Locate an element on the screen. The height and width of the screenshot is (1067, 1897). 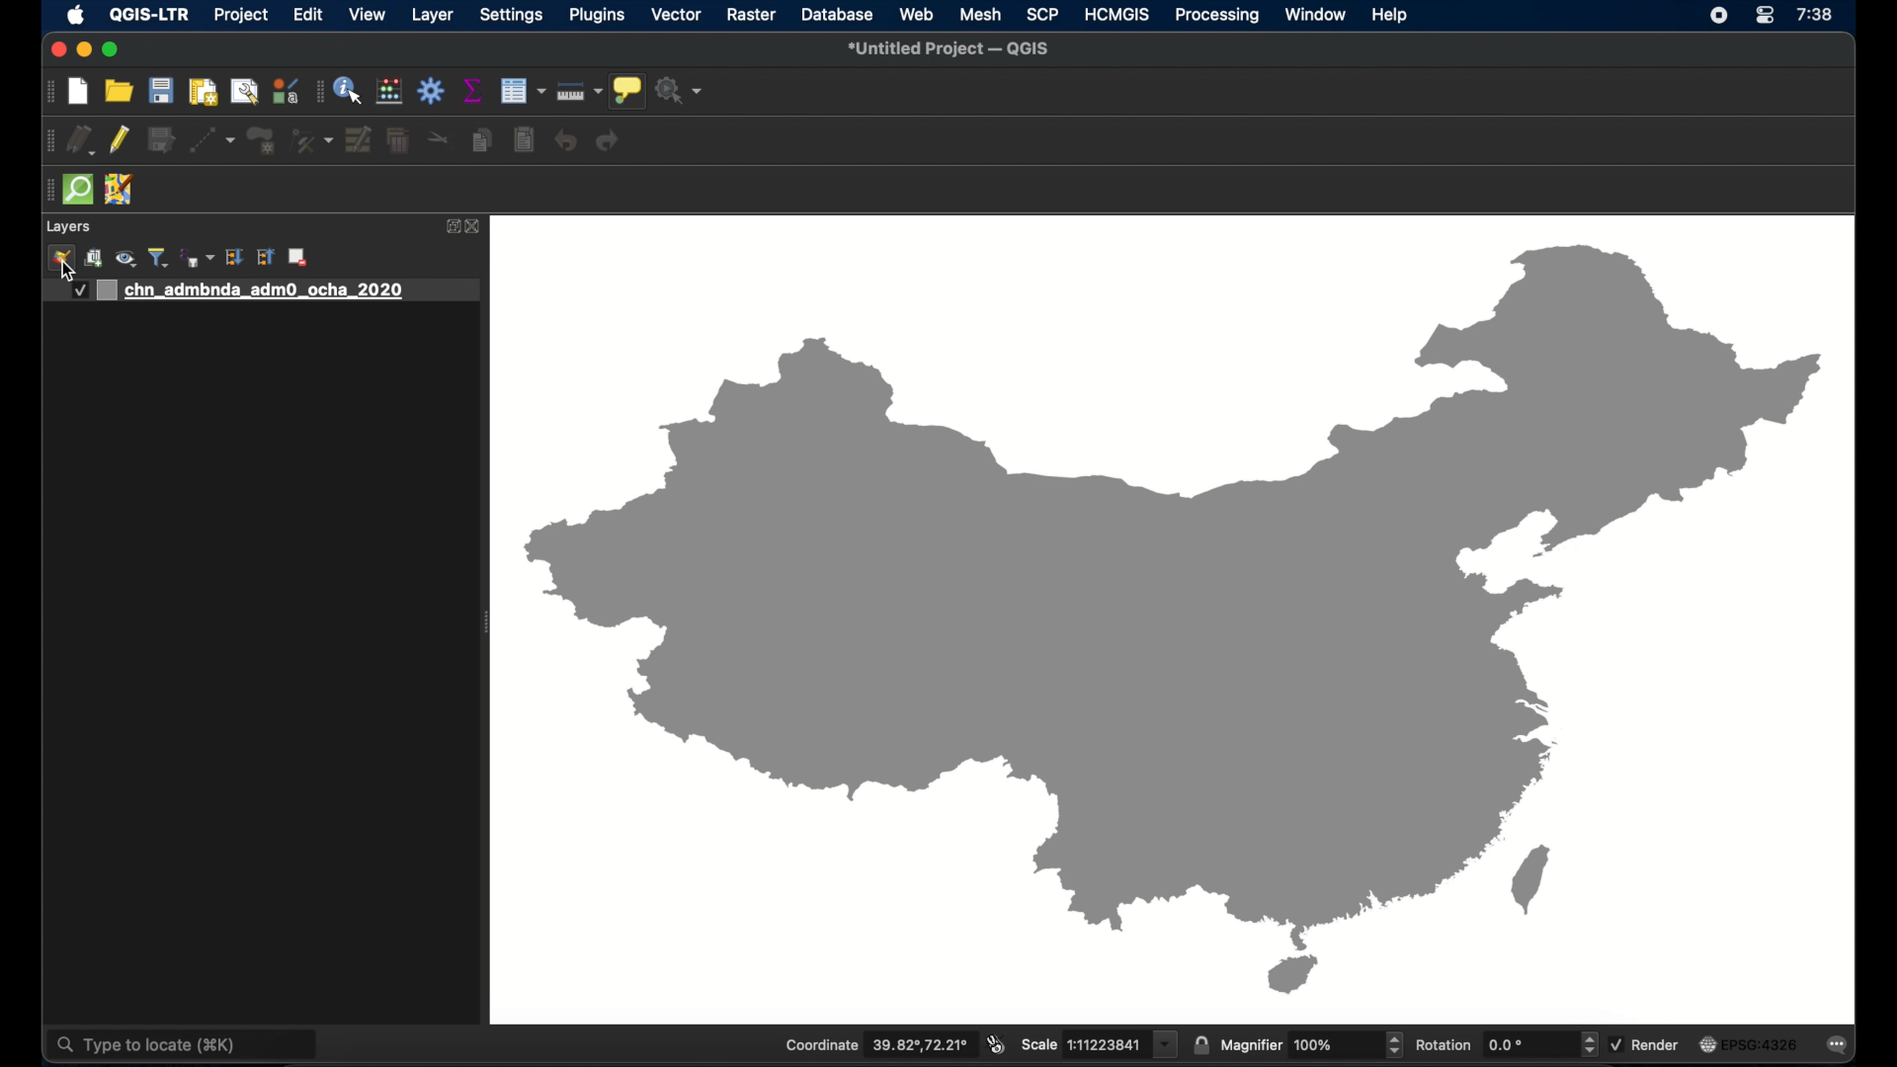
polygon feature is located at coordinates (262, 140).